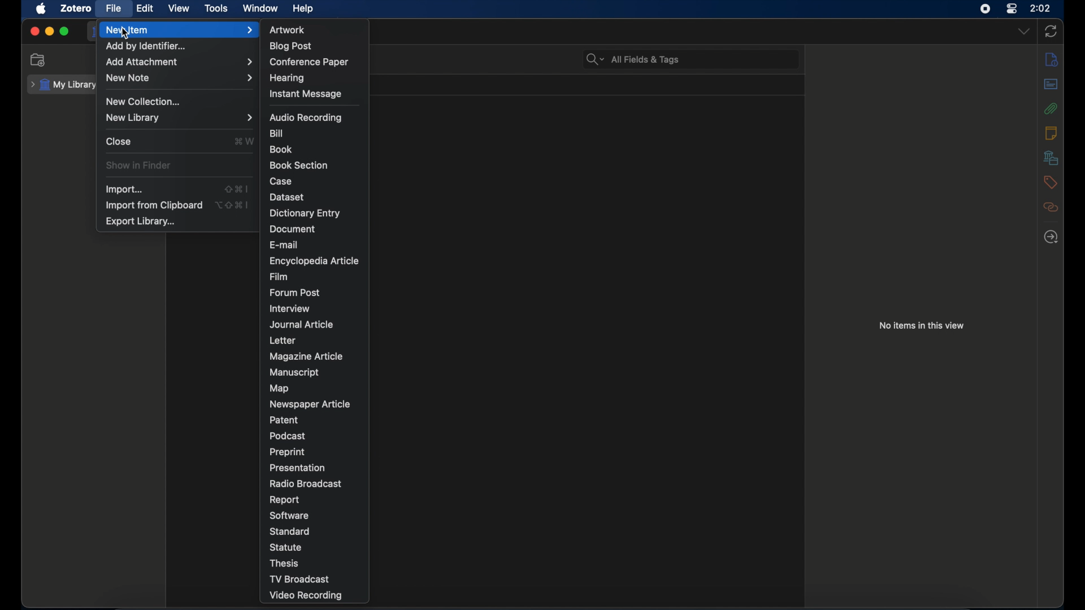 Image resolution: width=1085 pixels, height=610 pixels. Describe the element at coordinates (289, 308) in the screenshot. I see `interview` at that location.